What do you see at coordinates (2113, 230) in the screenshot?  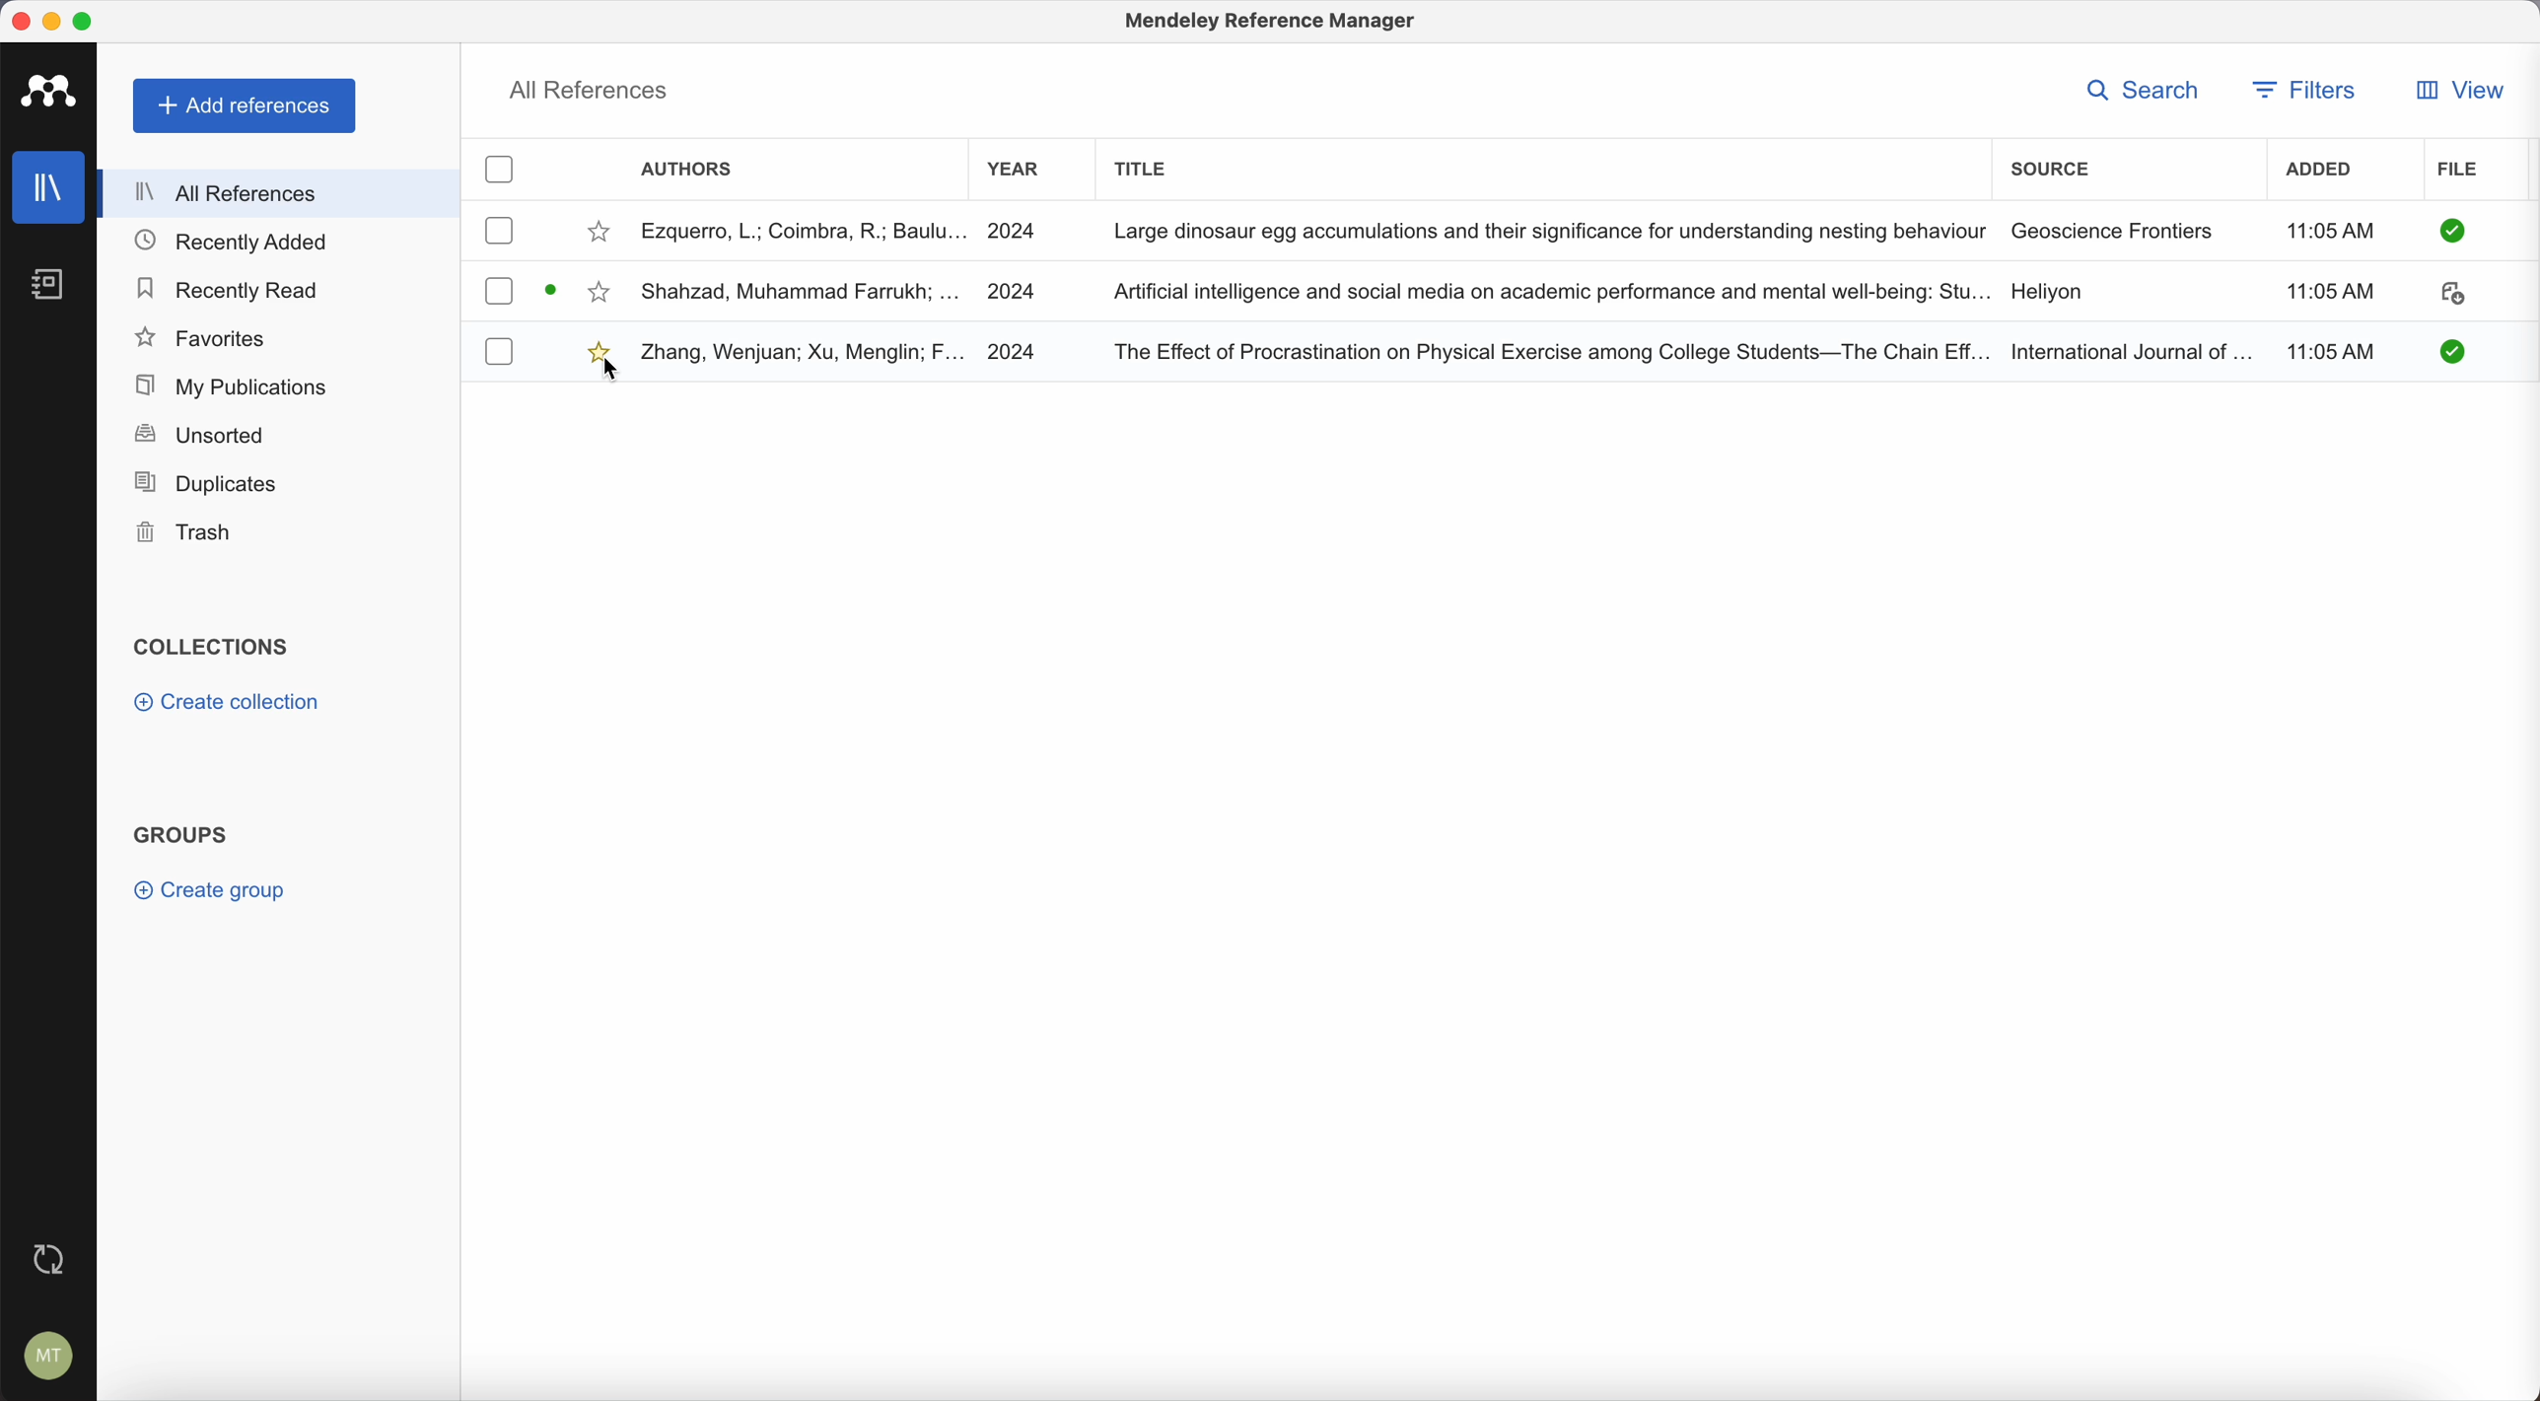 I see `Geoscience Frontiers` at bounding box center [2113, 230].